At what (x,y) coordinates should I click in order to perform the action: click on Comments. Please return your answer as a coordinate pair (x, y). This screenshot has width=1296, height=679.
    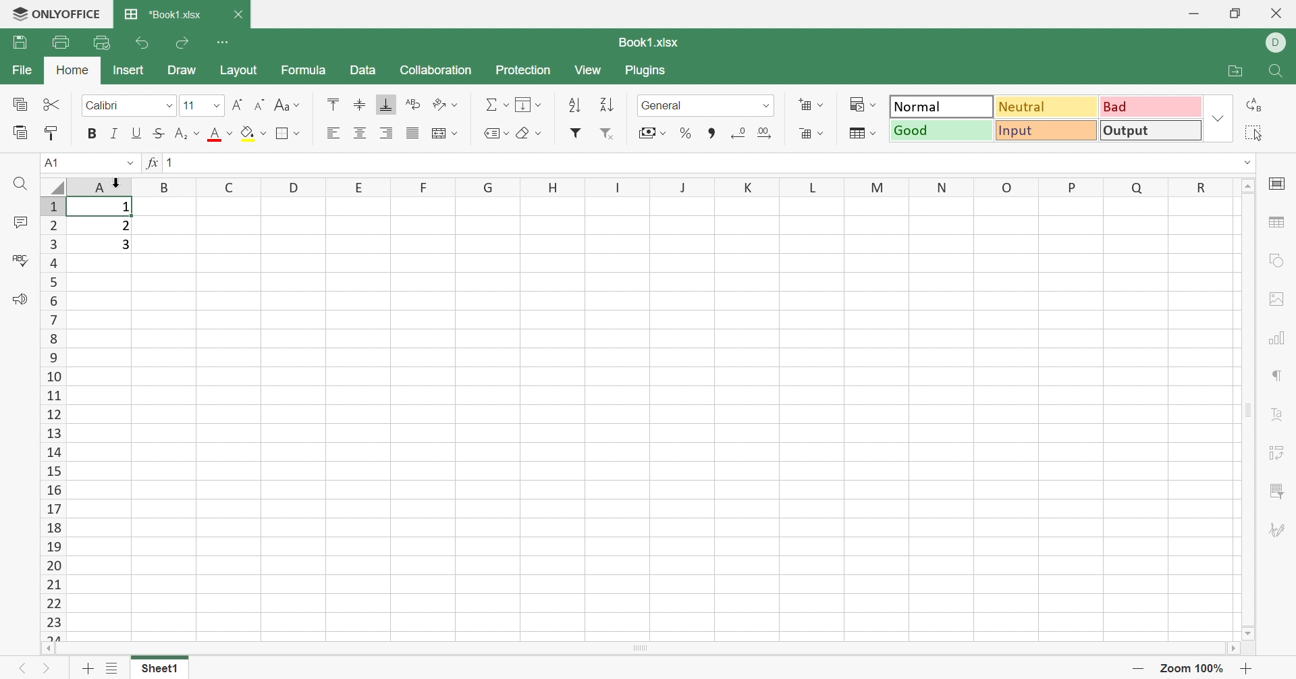
    Looking at the image, I should click on (20, 223).